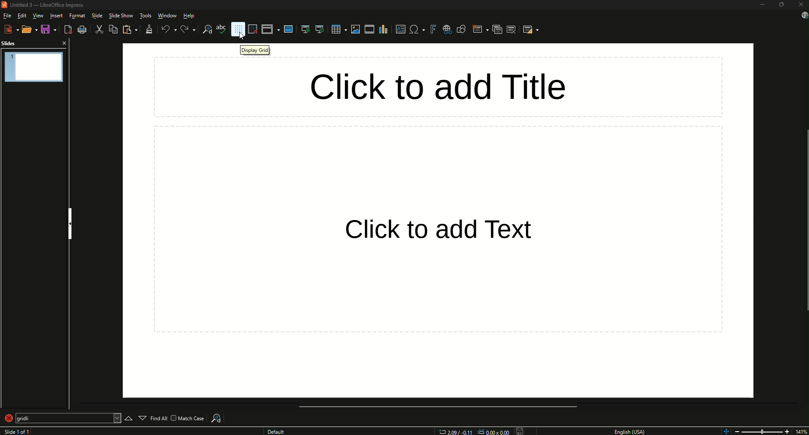 This screenshot has width=809, height=435. I want to click on Slide Layout, so click(532, 29).